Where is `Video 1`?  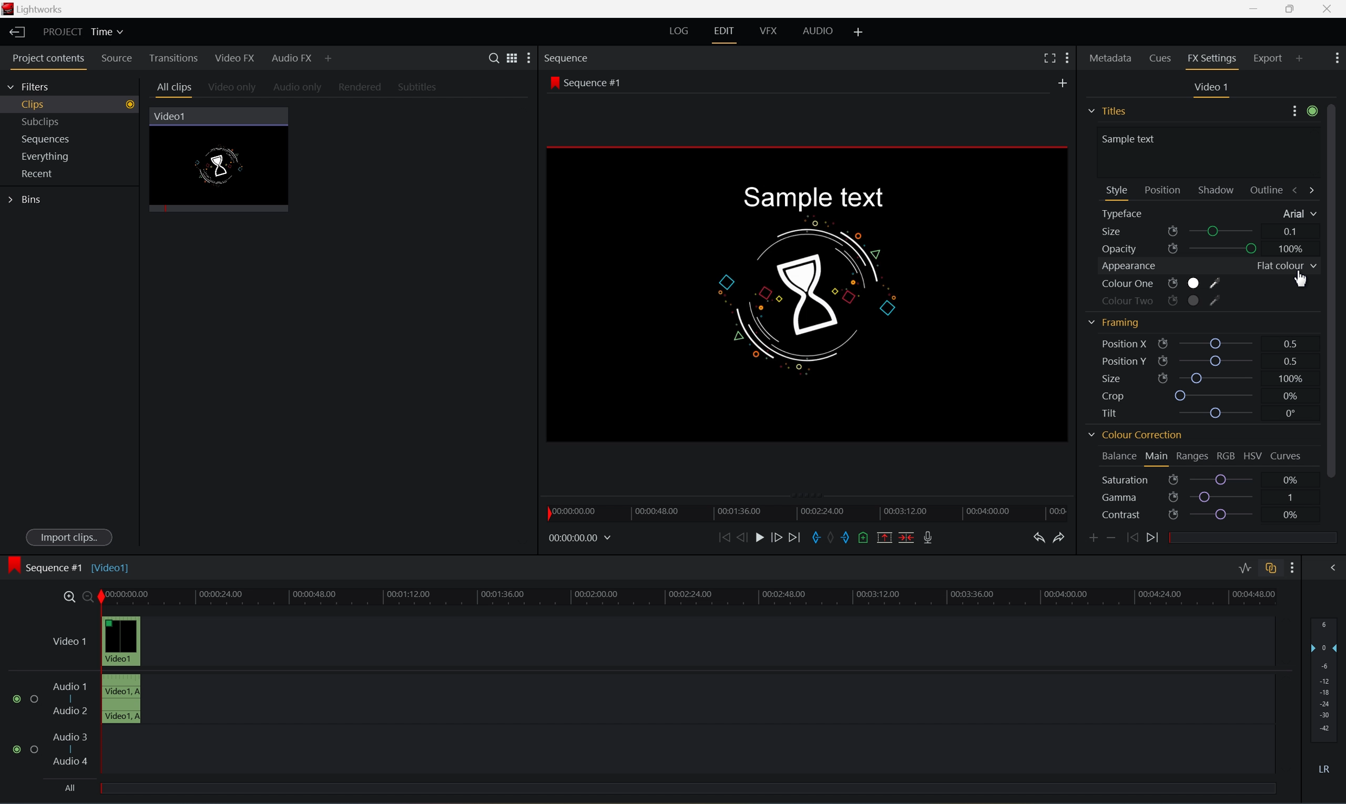
Video 1 is located at coordinates (72, 643).